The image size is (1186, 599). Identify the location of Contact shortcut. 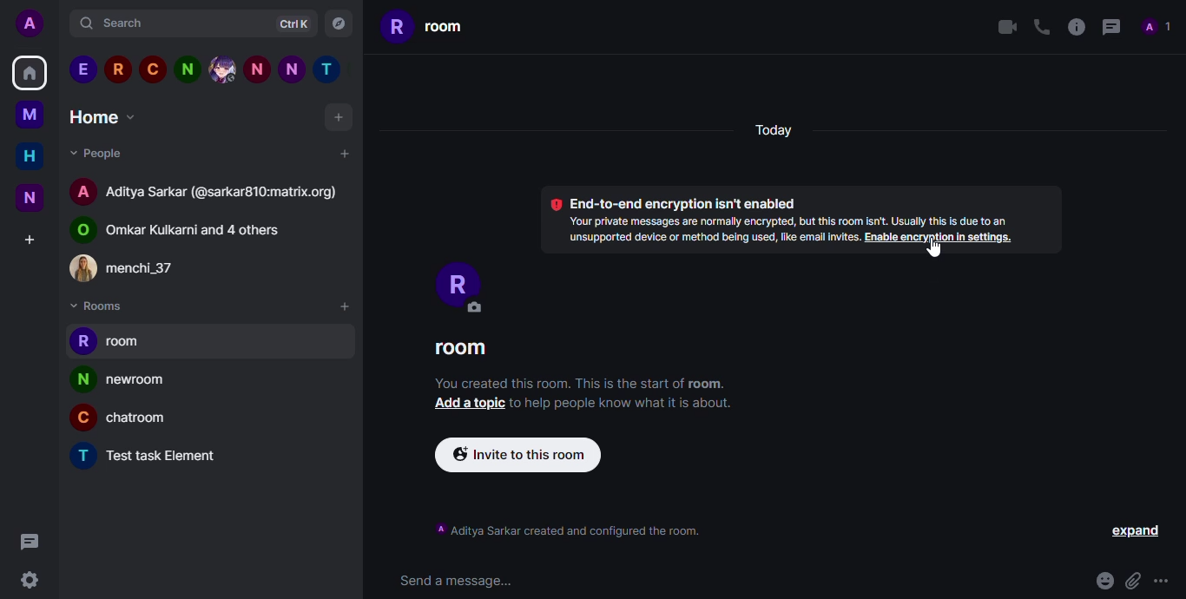
(223, 68).